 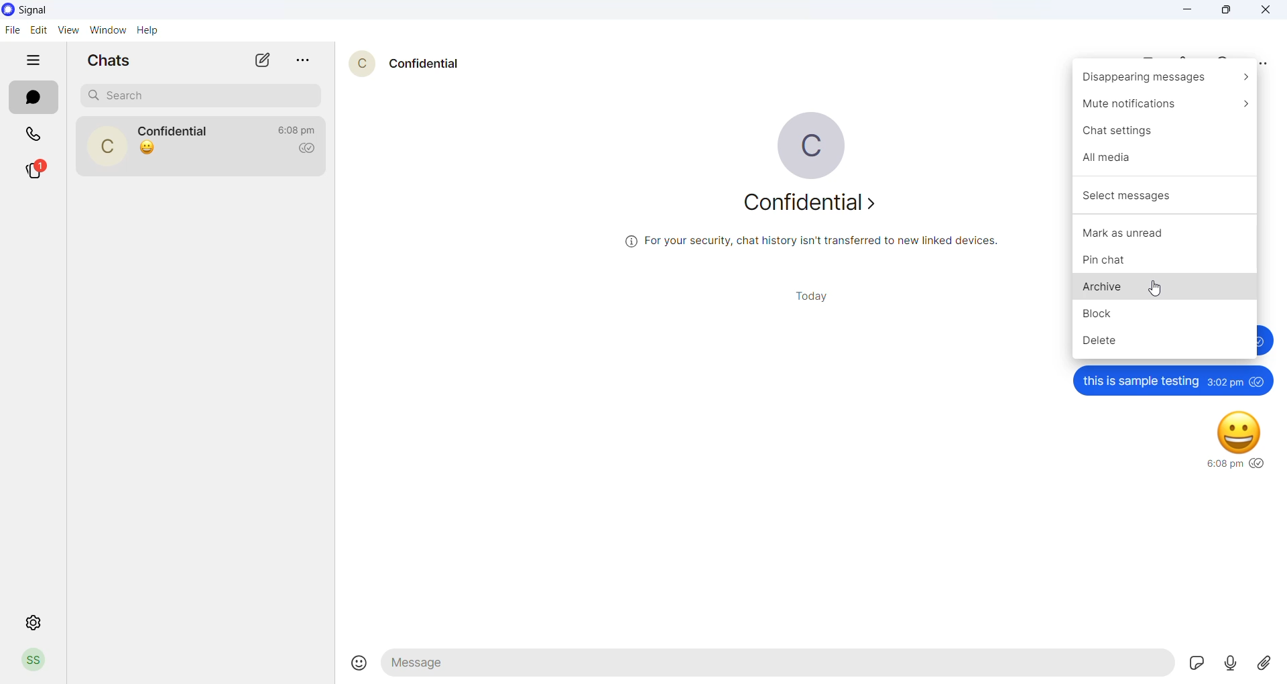 I want to click on sticker, so click(x=1194, y=664).